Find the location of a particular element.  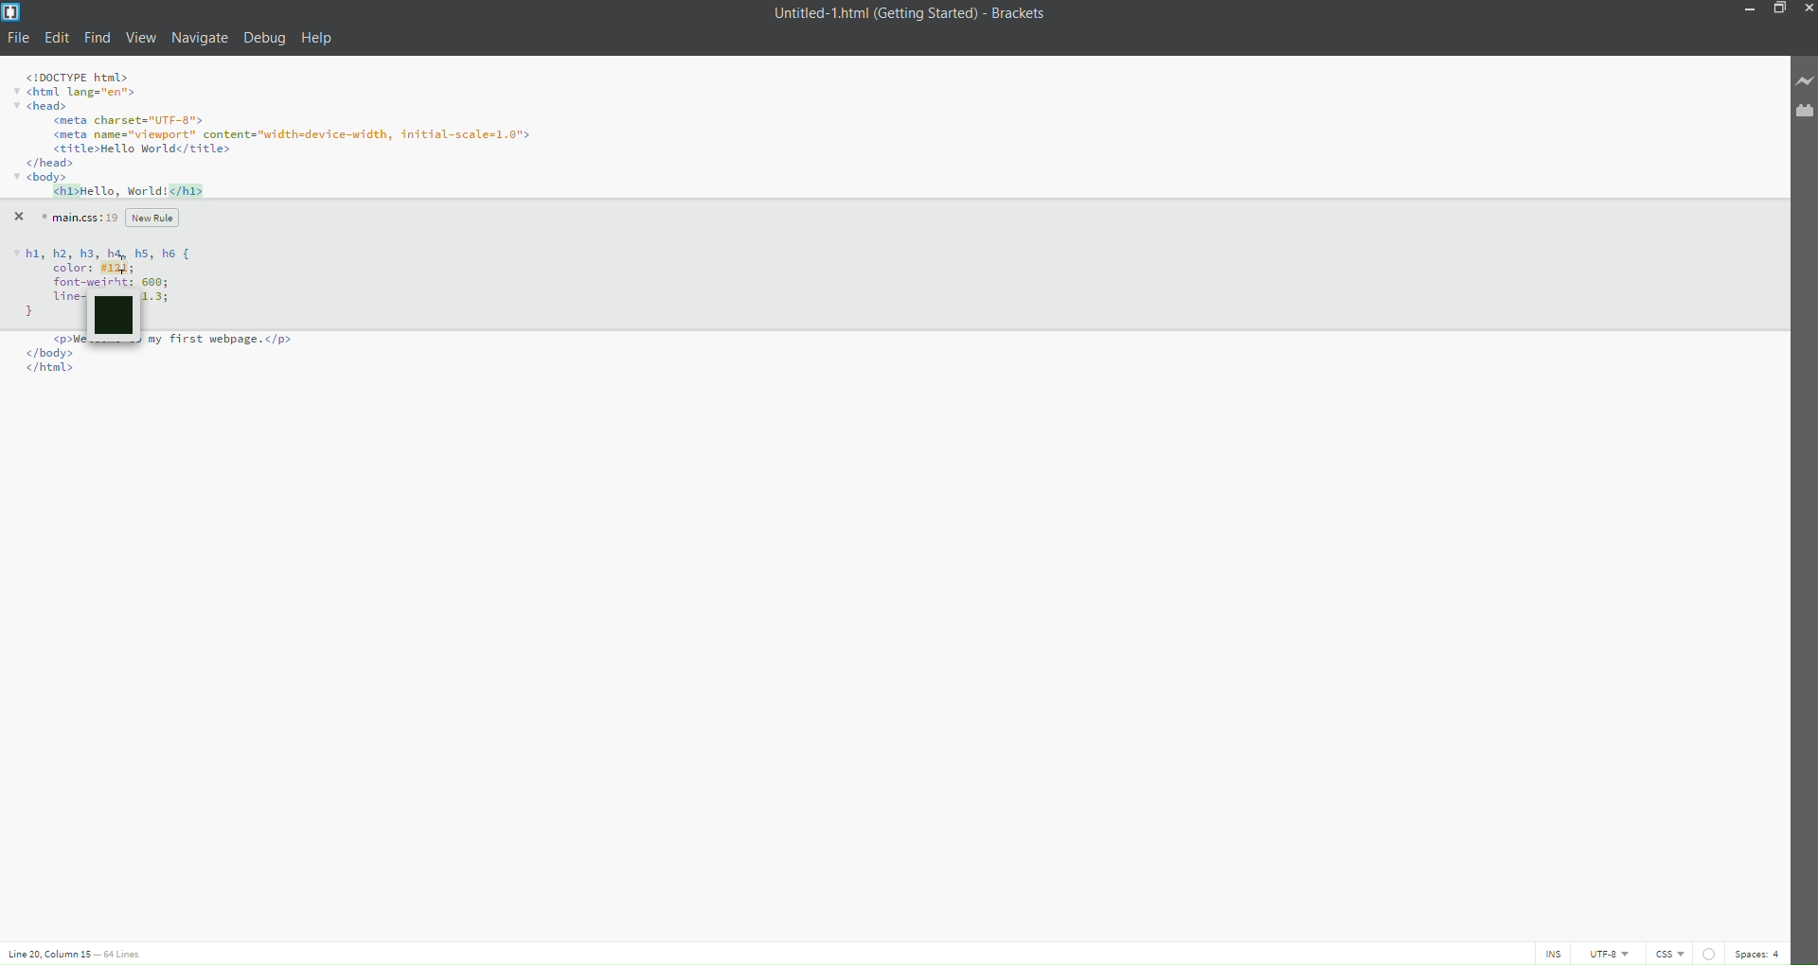

find is located at coordinates (97, 38).